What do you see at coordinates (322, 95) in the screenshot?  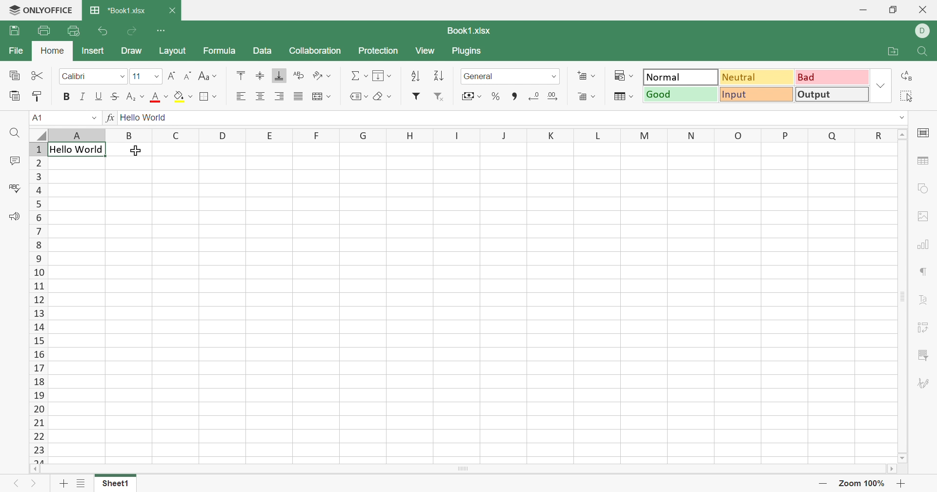 I see `Merged center` at bounding box center [322, 95].